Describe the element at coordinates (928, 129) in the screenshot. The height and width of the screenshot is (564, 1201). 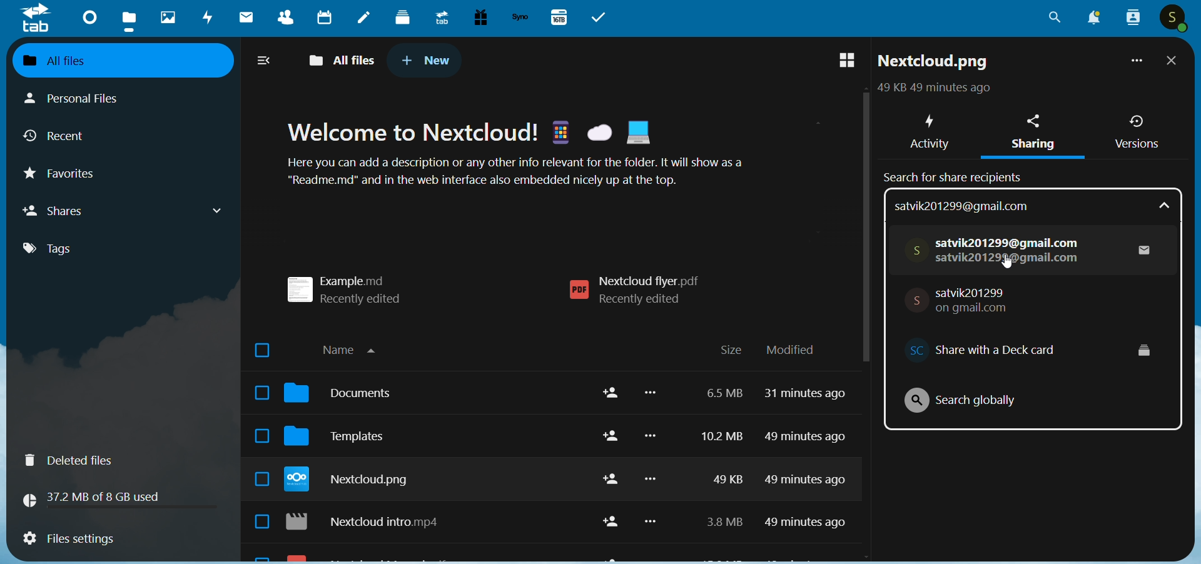
I see `activity` at that location.